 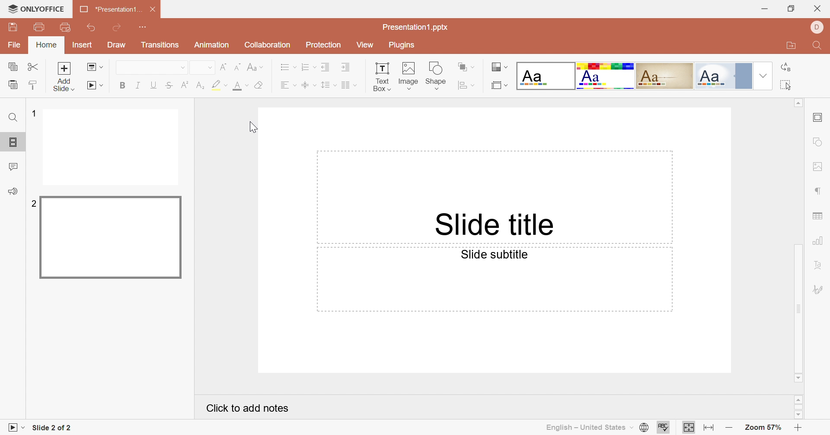 I want to click on Find, so click(x=12, y=116).